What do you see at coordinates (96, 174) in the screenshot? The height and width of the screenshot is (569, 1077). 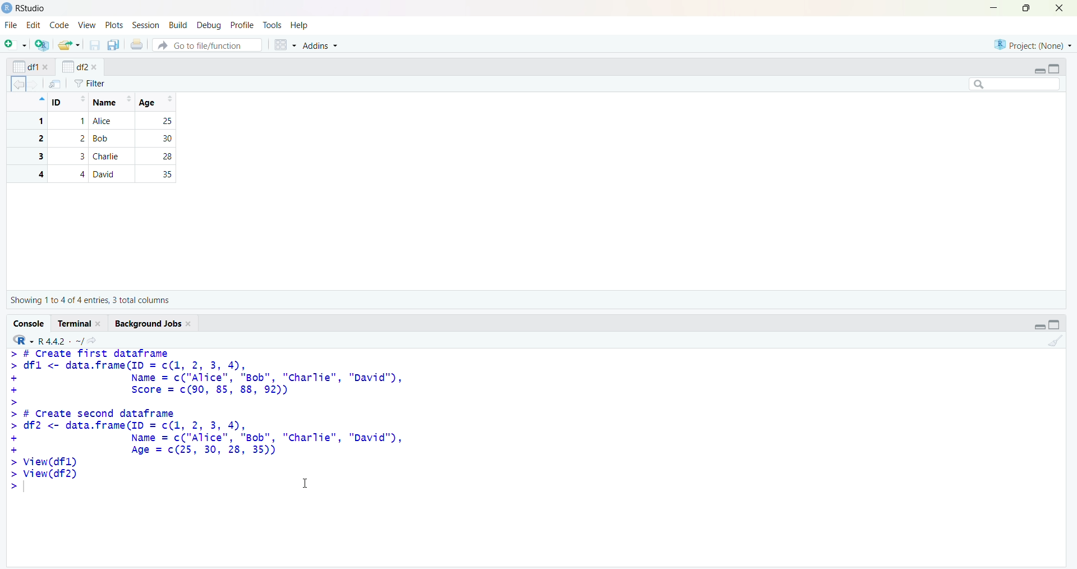 I see `4 4 David 35` at bounding box center [96, 174].